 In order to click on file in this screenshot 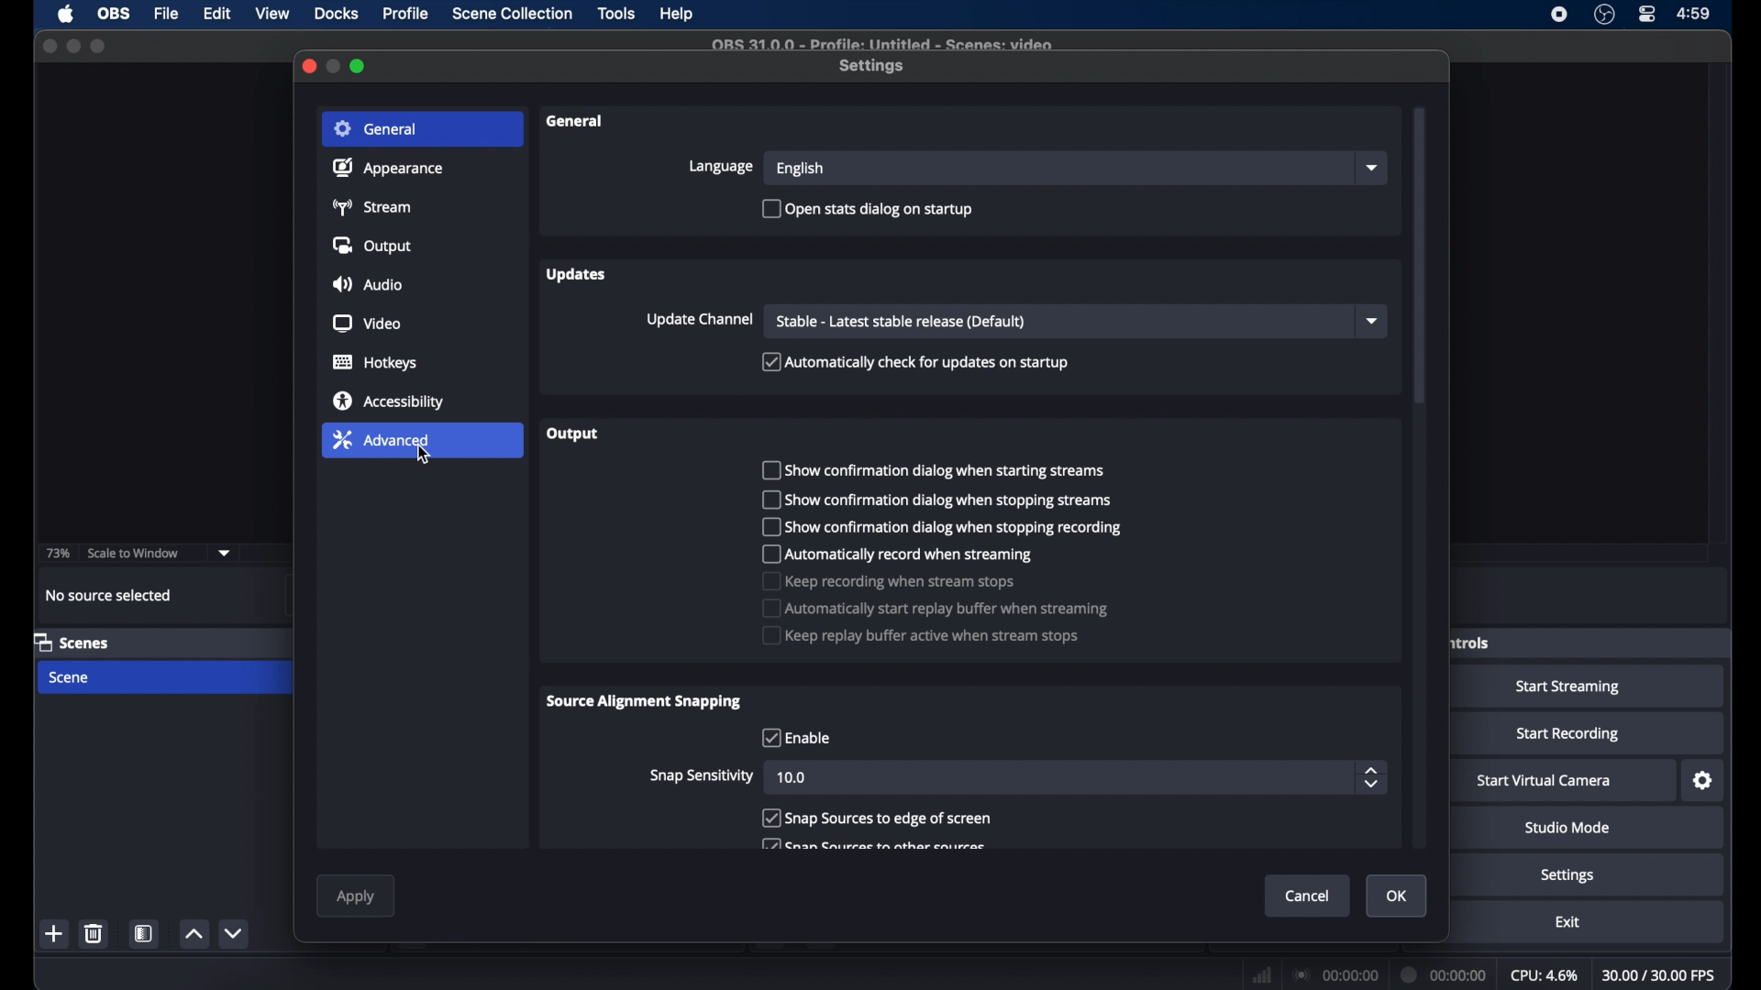, I will do `click(169, 13)`.